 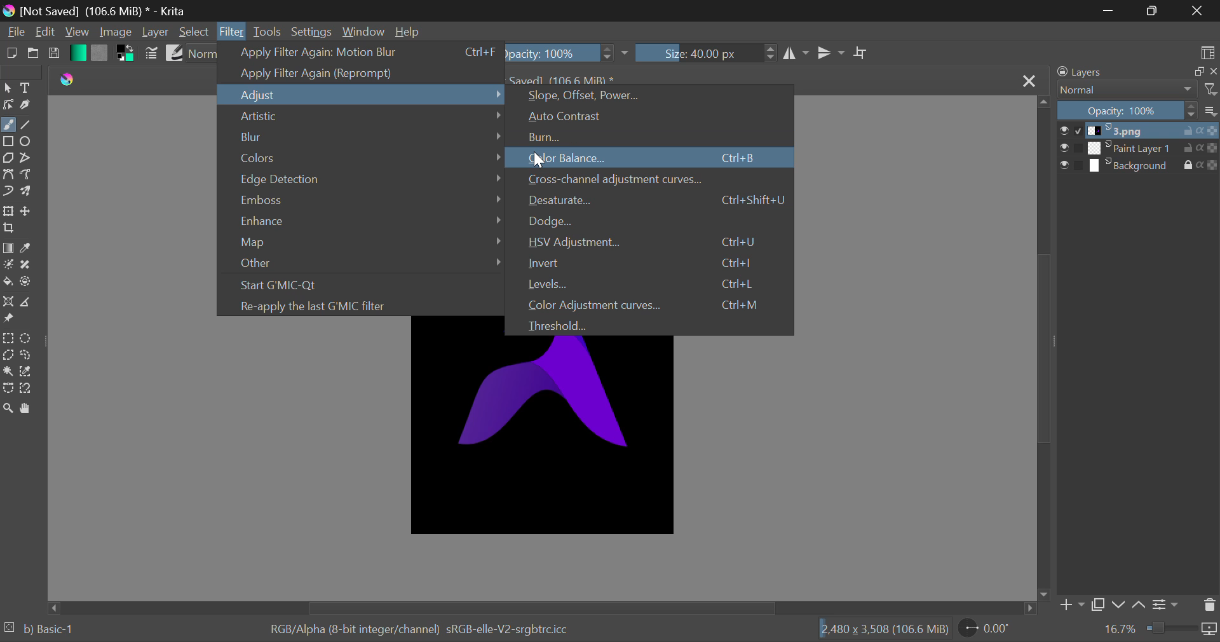 What do you see at coordinates (29, 249) in the screenshot?
I see `Eyedropper` at bounding box center [29, 249].